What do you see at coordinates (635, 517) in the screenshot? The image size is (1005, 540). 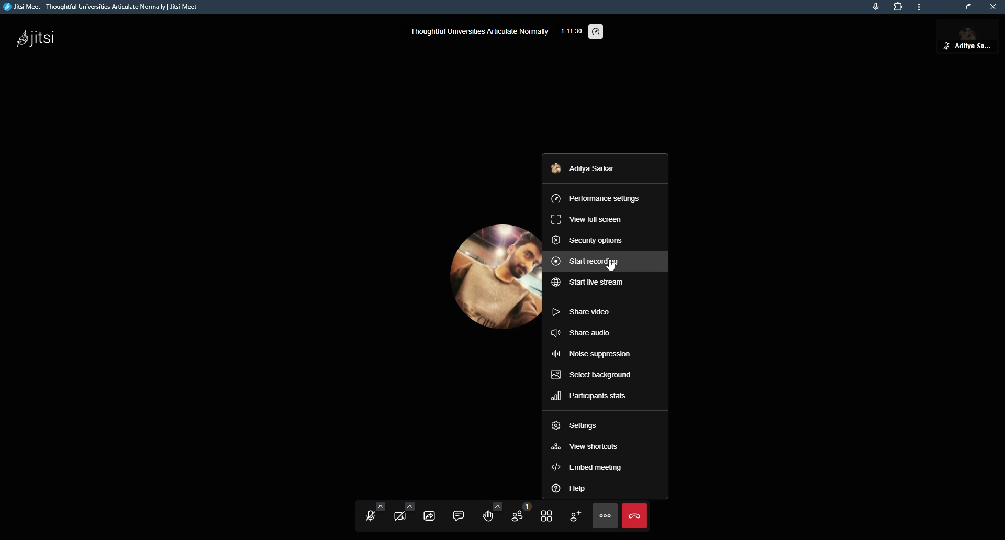 I see `end call` at bounding box center [635, 517].